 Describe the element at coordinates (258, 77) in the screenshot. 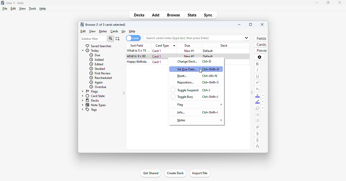

I see `underline` at that location.